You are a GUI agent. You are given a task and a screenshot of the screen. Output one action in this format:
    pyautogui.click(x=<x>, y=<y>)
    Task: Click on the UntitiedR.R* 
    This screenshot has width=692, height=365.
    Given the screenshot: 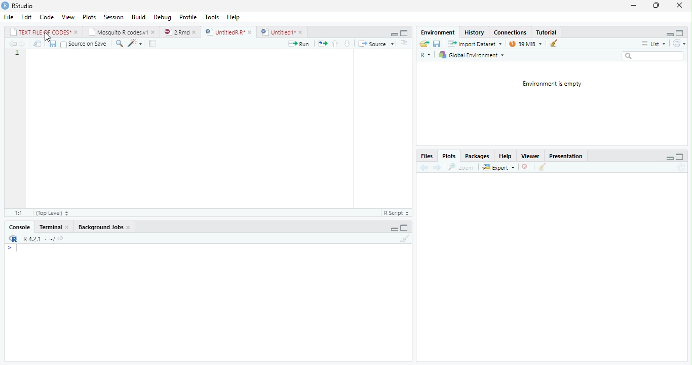 What is the action you would take?
    pyautogui.click(x=228, y=31)
    